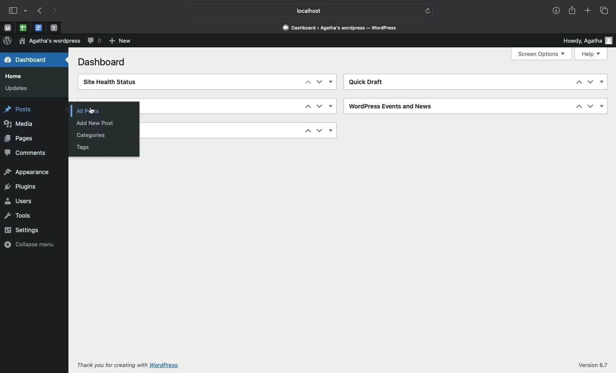  Describe the element at coordinates (57, 10) in the screenshot. I see `Next page` at that location.